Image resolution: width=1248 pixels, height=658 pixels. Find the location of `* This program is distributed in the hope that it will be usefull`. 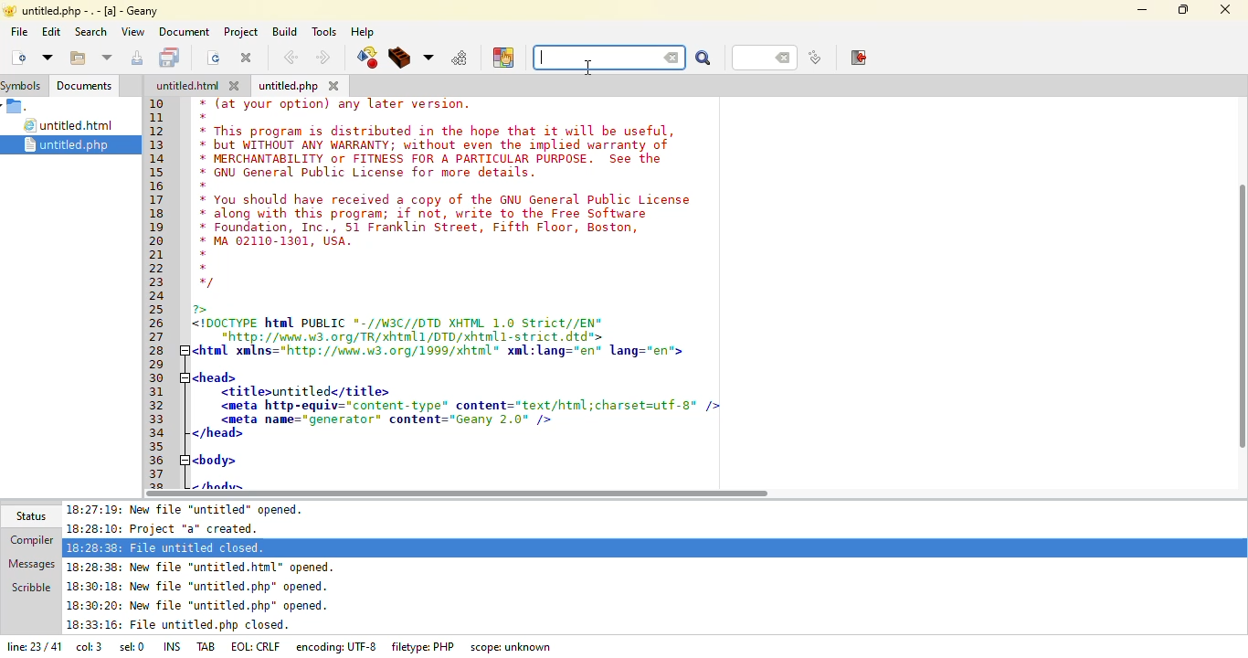

* This program is distributed in the hope that it will be usefull is located at coordinates (435, 131).